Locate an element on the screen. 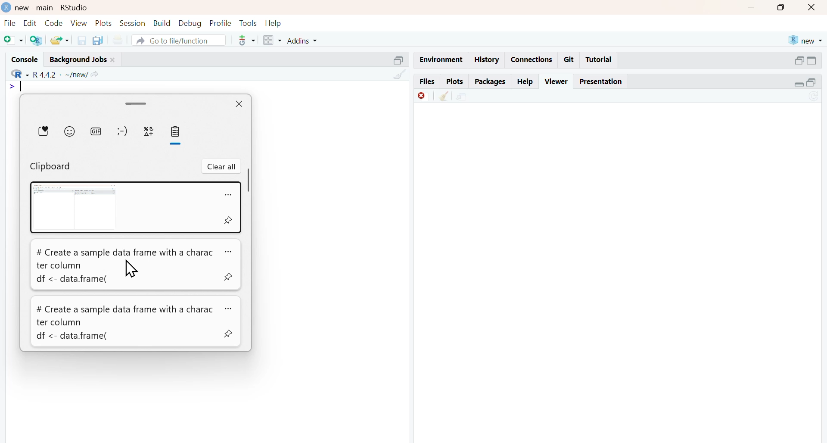 This screenshot has width=827, height=443. typing indicator is located at coordinates (22, 86).